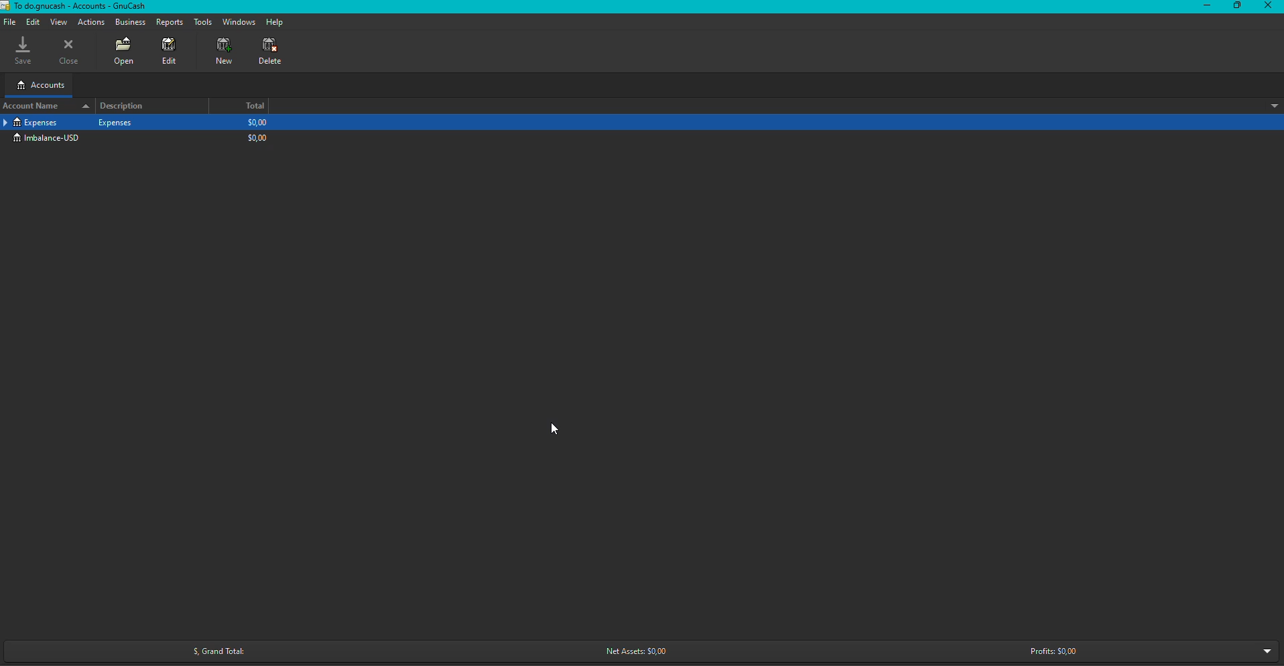 This screenshot has height=666, width=1284. Describe the element at coordinates (222, 54) in the screenshot. I see `New` at that location.